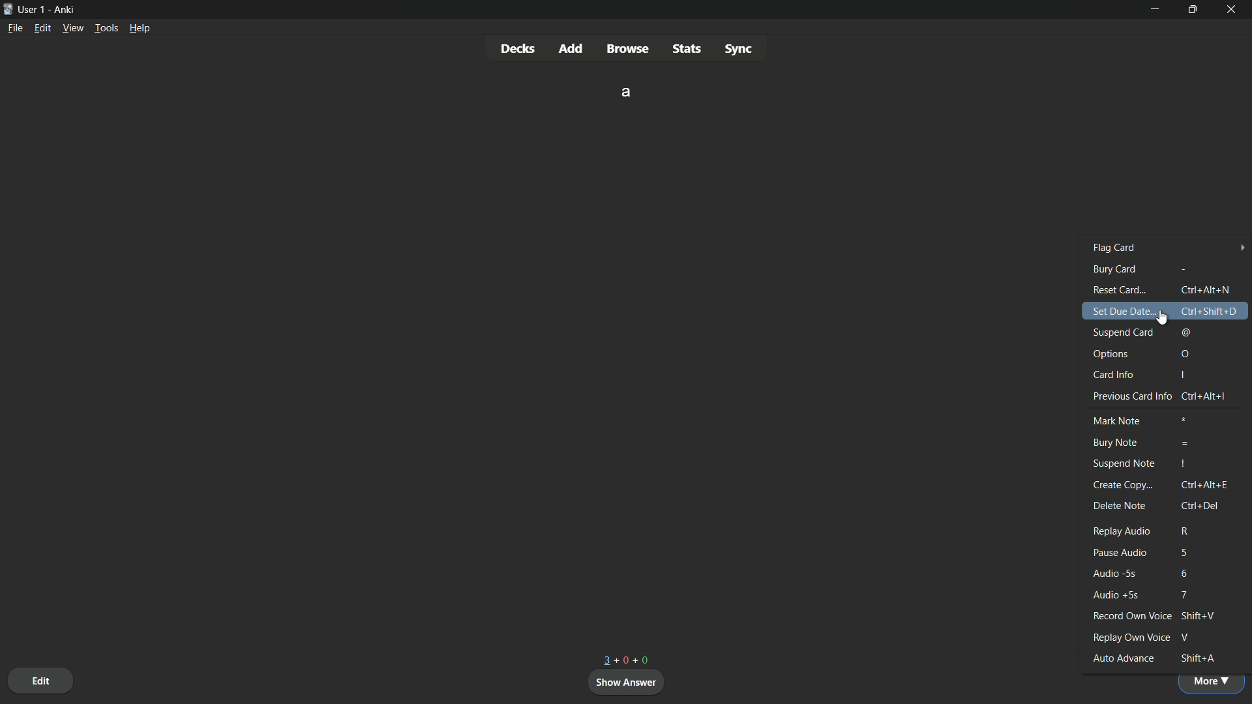 The image size is (1252, 704). I want to click on card info, so click(1114, 375).